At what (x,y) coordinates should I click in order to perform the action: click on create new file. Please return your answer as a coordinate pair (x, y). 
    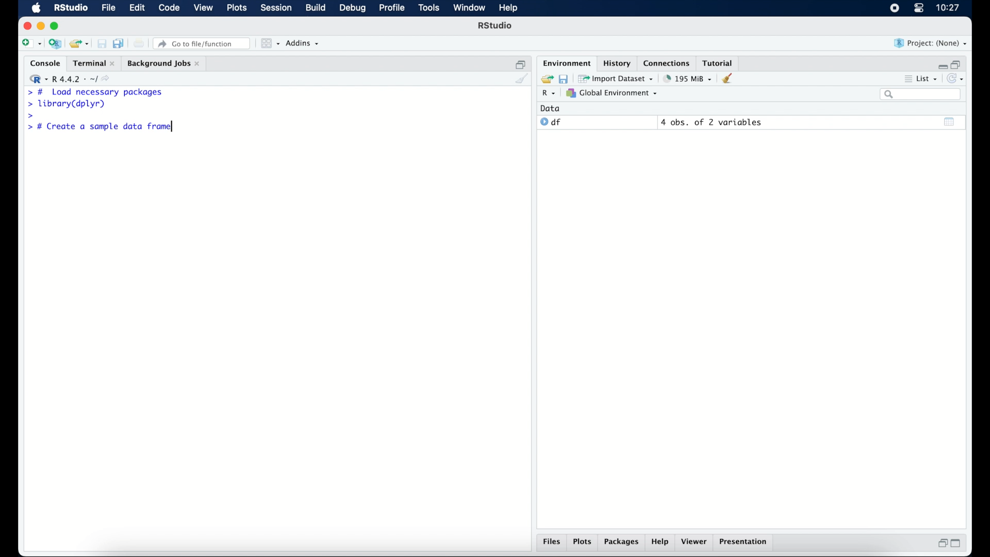
    Looking at the image, I should click on (31, 44).